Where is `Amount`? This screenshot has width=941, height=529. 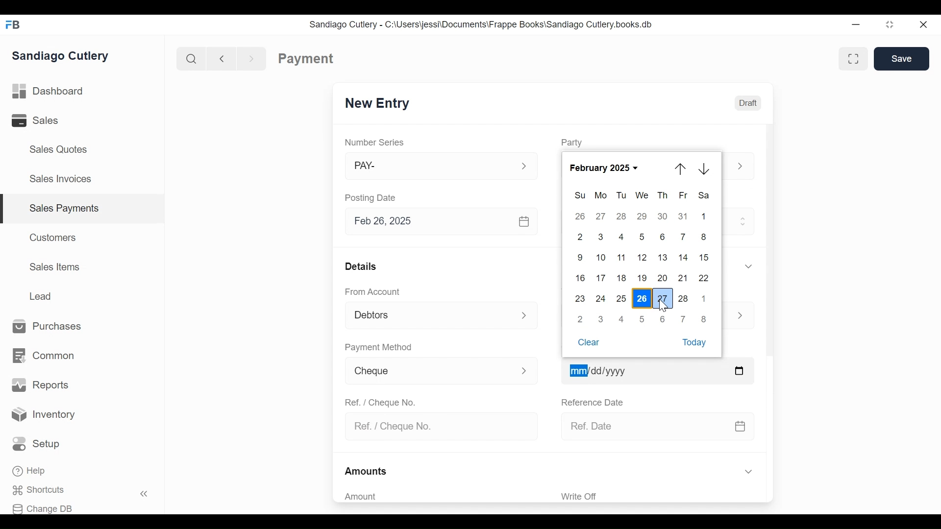
Amount is located at coordinates (436, 497).